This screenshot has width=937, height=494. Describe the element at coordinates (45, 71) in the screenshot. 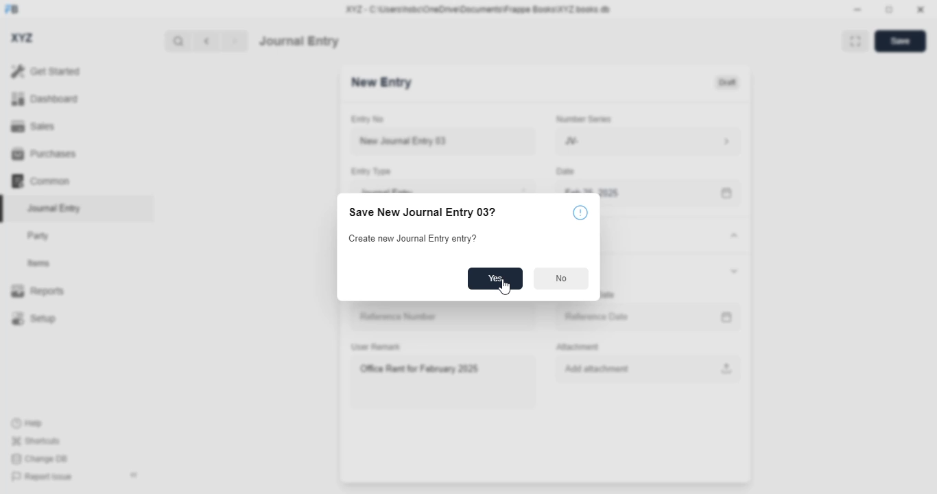

I see `get started` at that location.